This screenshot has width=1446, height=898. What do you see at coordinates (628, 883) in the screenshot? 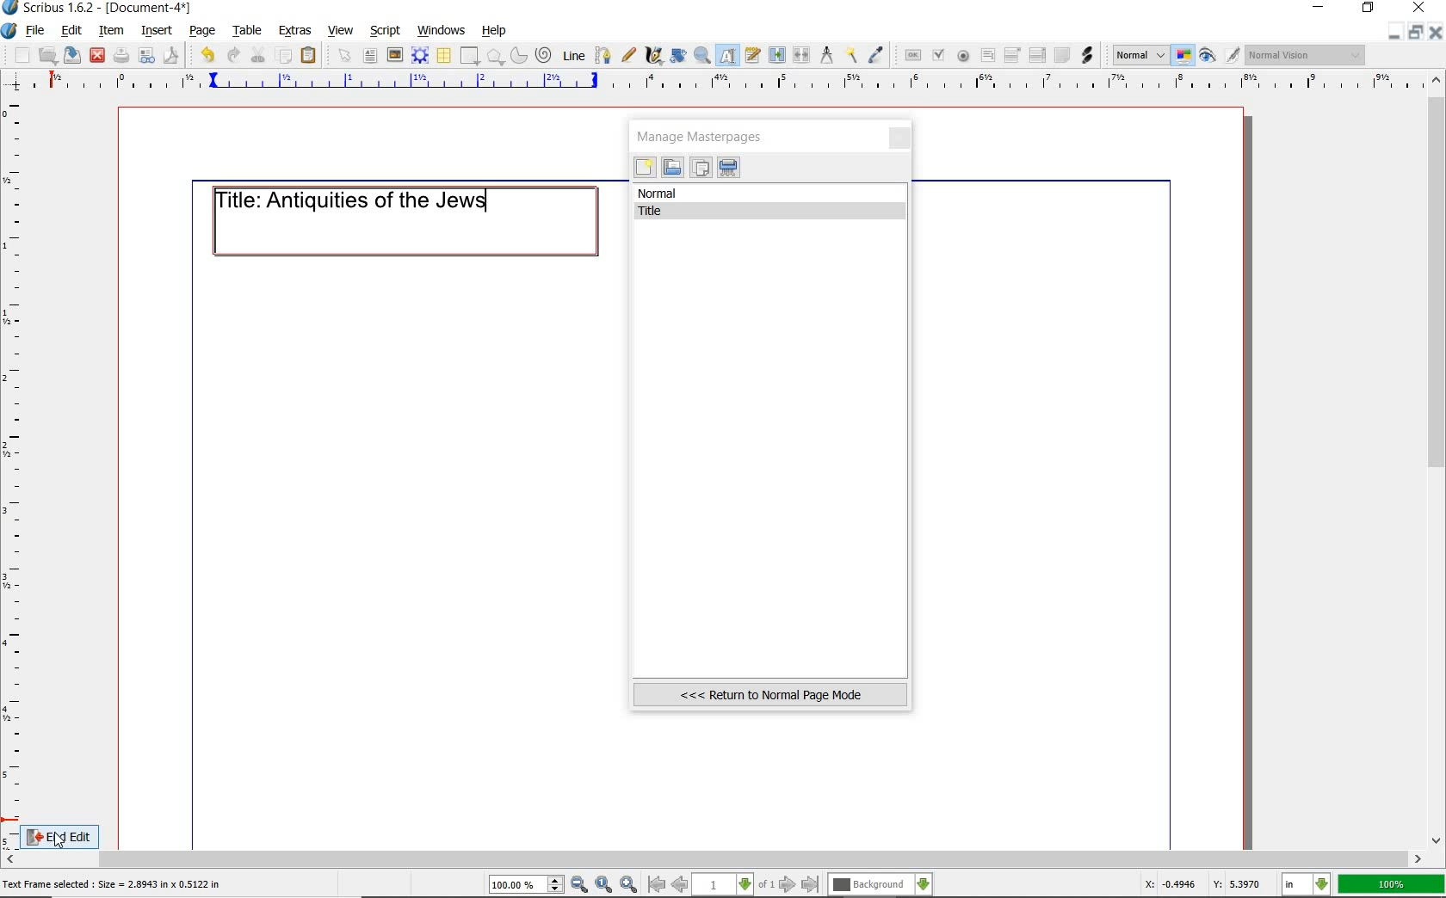
I see `zoom in` at bounding box center [628, 883].